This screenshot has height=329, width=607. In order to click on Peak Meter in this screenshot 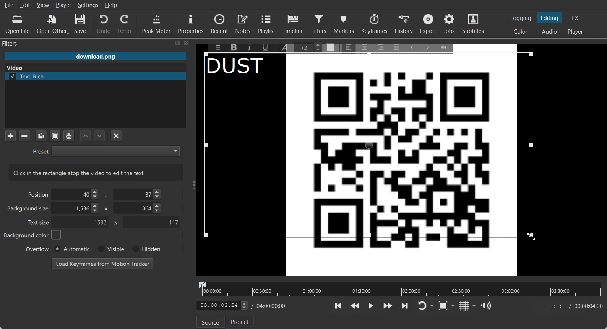, I will do `click(157, 23)`.